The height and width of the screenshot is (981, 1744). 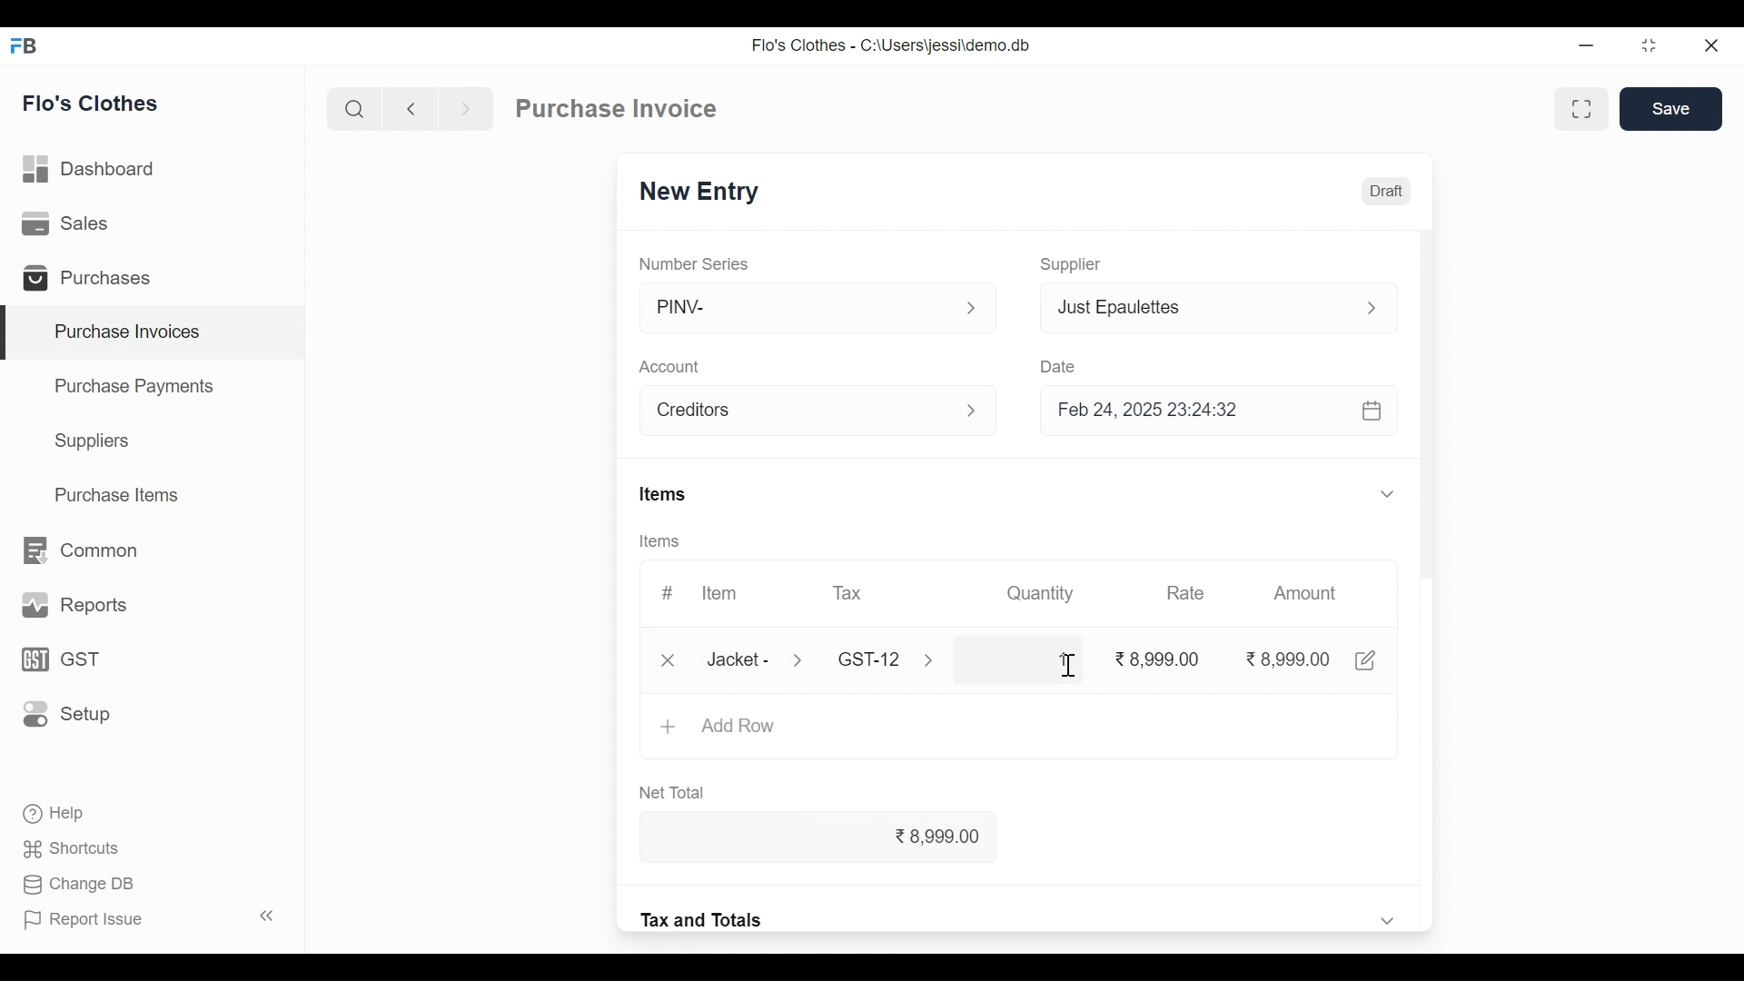 I want to click on Expand, so click(x=1387, y=918).